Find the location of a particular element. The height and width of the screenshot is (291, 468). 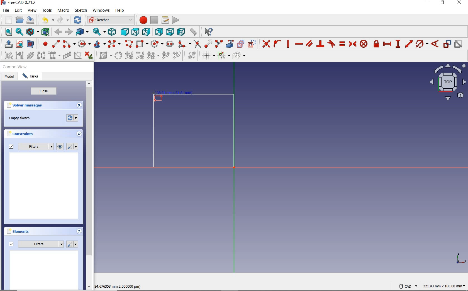

fit selection is located at coordinates (19, 32).